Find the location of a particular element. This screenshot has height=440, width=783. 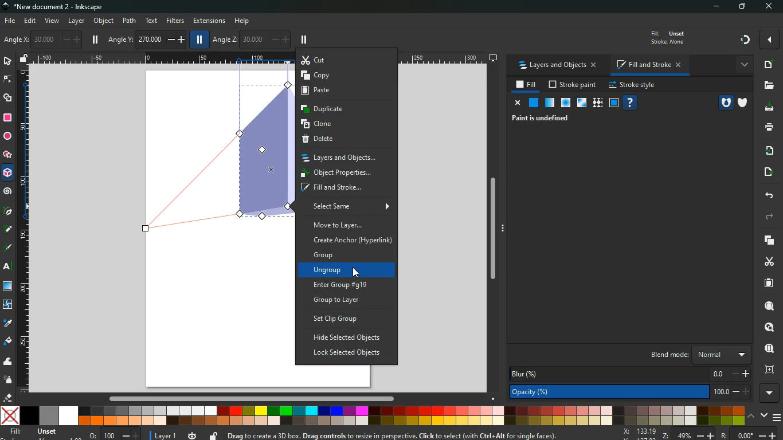

message is located at coordinates (418, 435).